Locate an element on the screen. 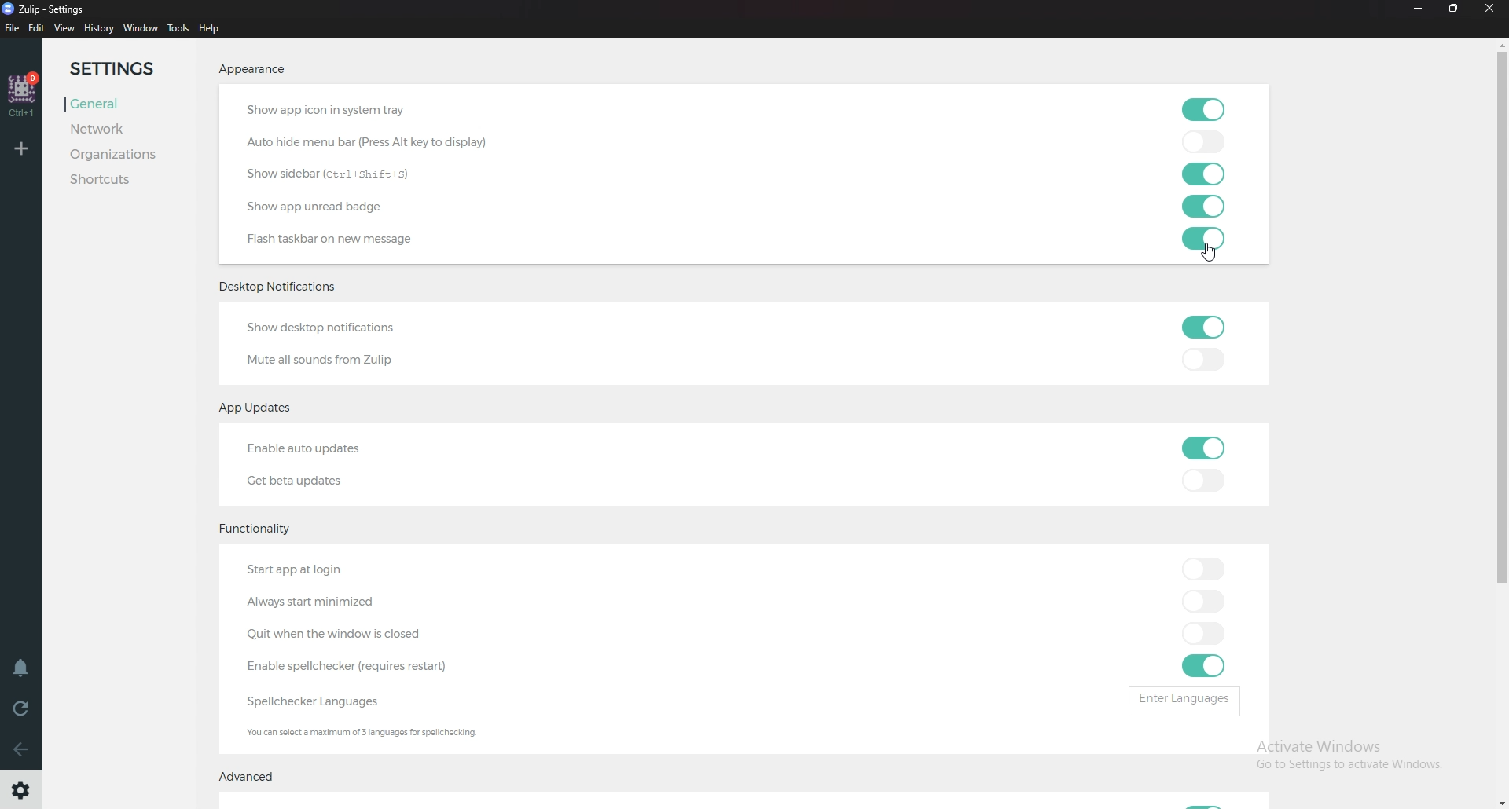  Always start minimized is located at coordinates (327, 602).